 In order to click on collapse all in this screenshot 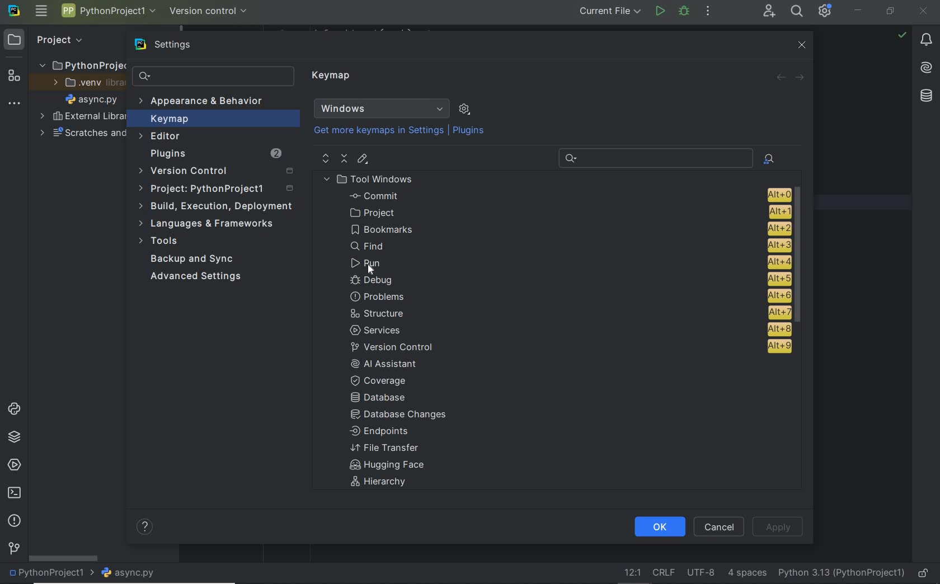, I will do `click(344, 159)`.